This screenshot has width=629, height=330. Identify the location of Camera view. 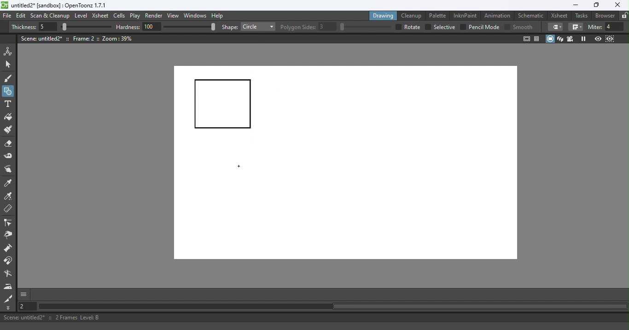
(571, 38).